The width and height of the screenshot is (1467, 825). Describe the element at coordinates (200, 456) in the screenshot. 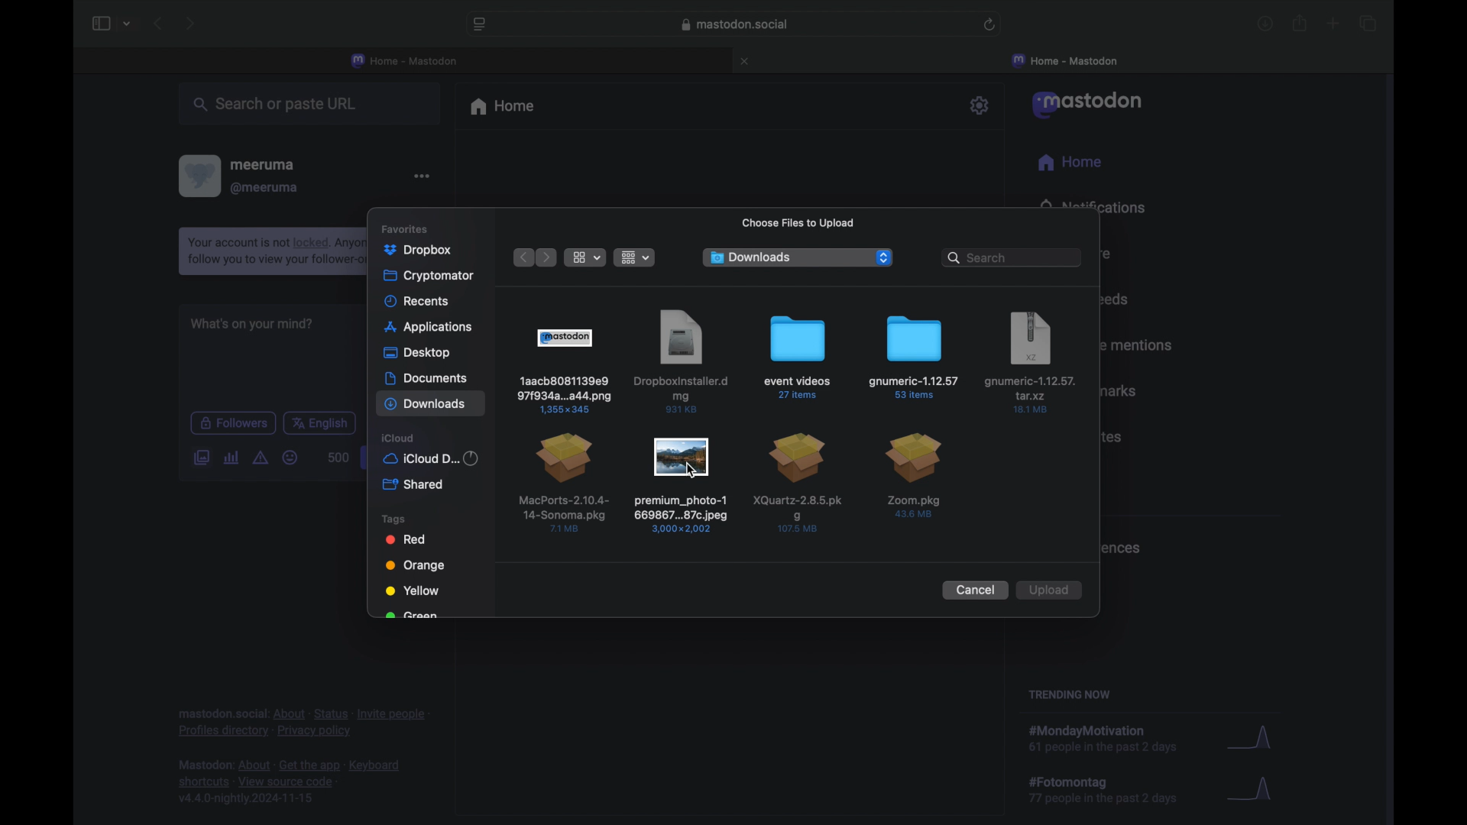

I see `add image` at that location.